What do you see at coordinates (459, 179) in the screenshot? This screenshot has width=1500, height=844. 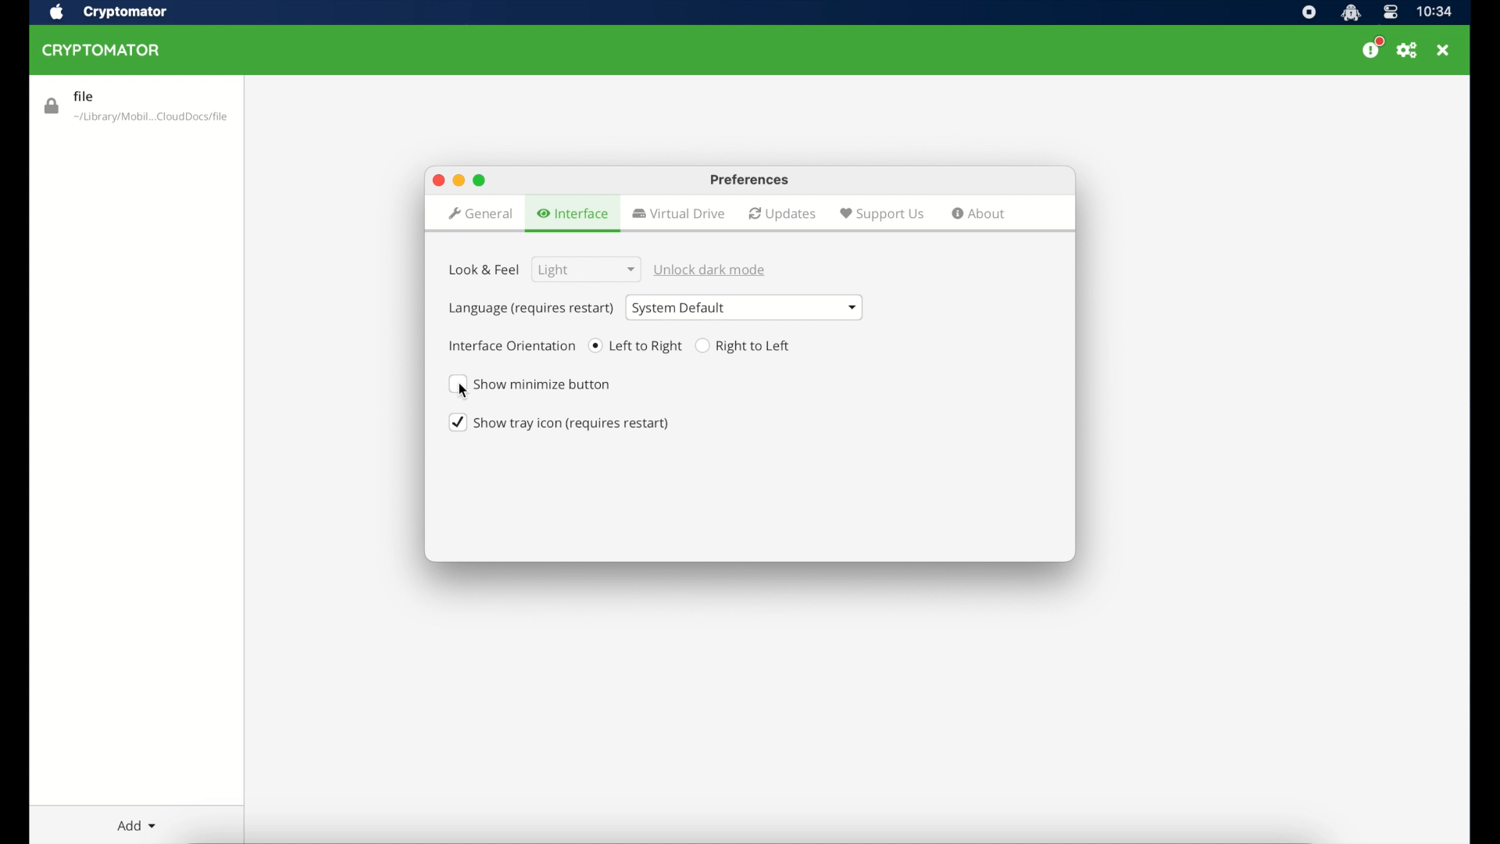 I see `minimize` at bounding box center [459, 179].